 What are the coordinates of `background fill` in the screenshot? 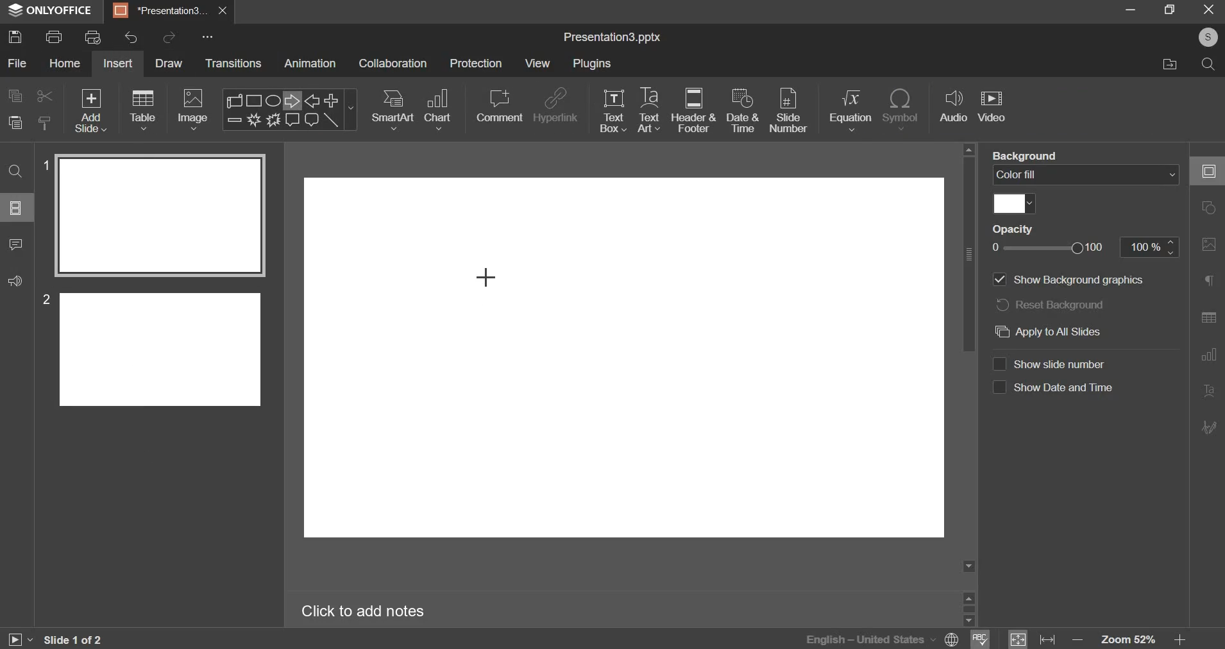 It's located at (1086, 174).